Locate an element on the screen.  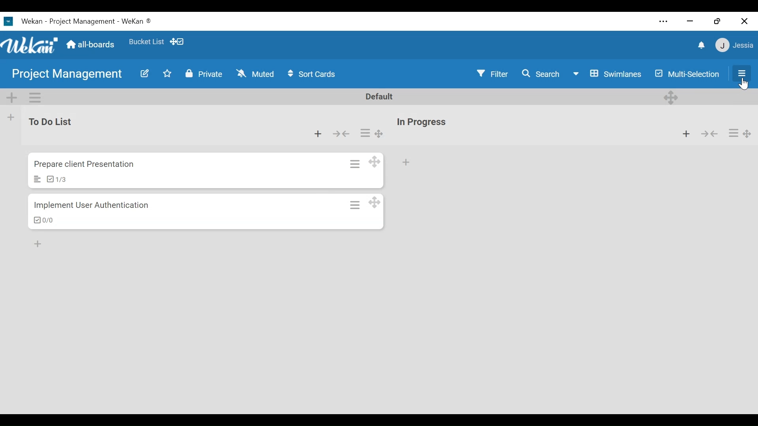
notifications is located at coordinates (702, 45).